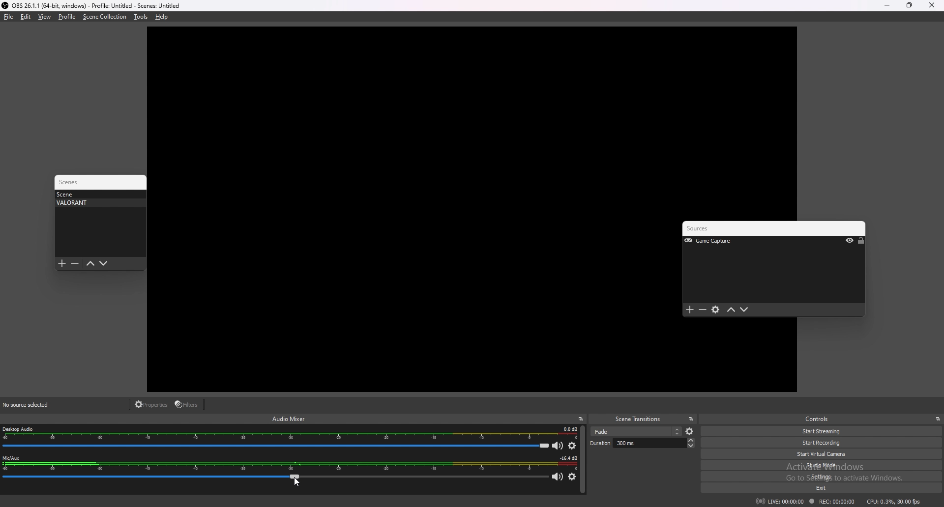 This screenshot has height=507, width=944. Describe the element at coordinates (91, 5) in the screenshot. I see `obs 26.1.1(64 bit windows) profile untitled scenes untitled` at that location.